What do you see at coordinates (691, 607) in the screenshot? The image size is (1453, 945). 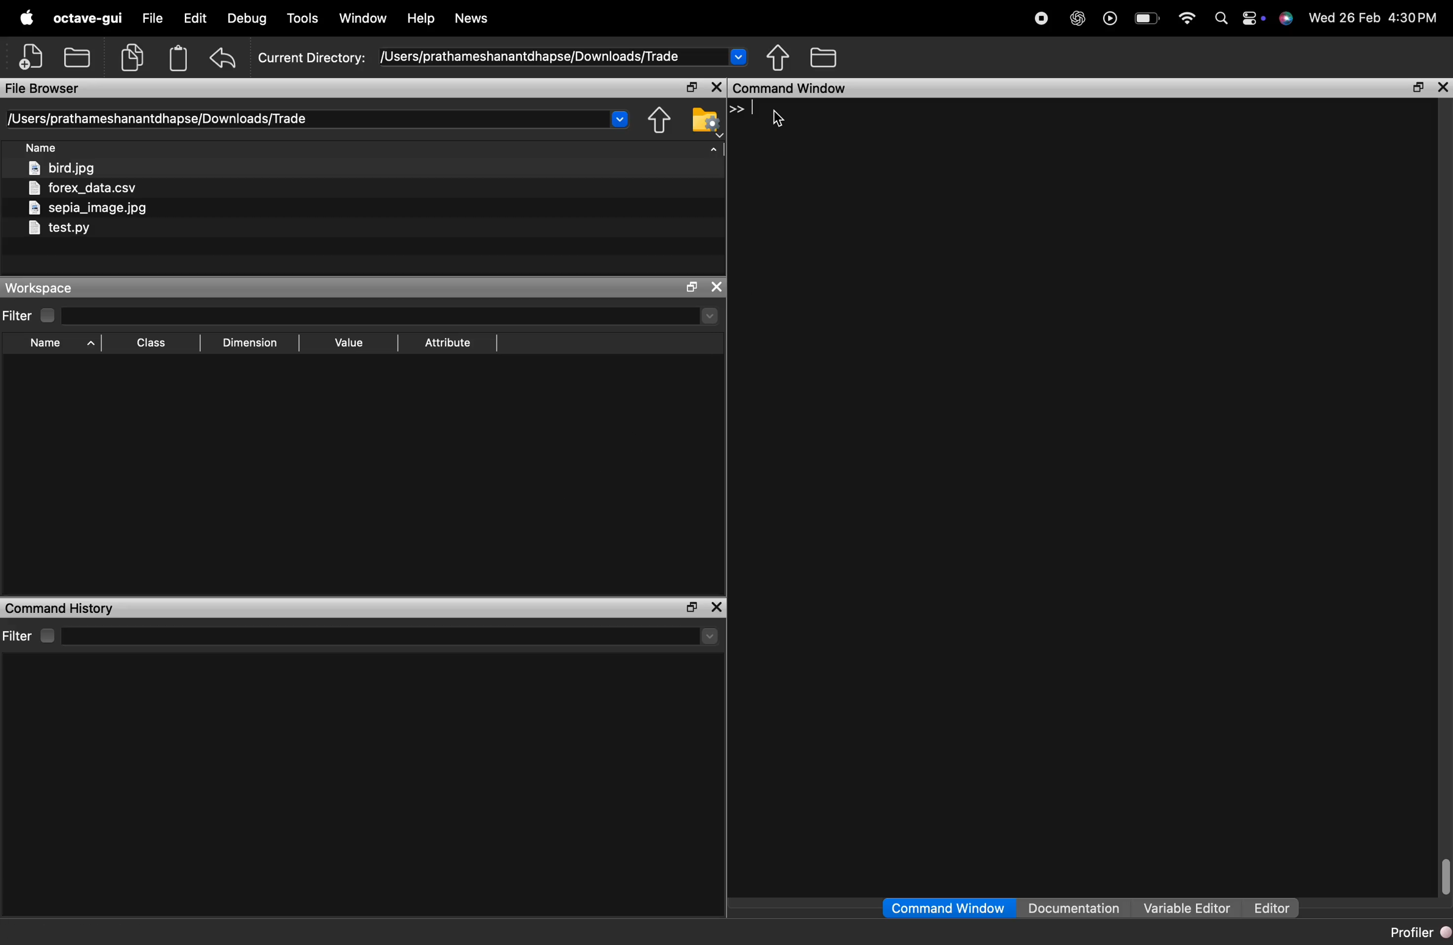 I see `open in separate window` at bounding box center [691, 607].